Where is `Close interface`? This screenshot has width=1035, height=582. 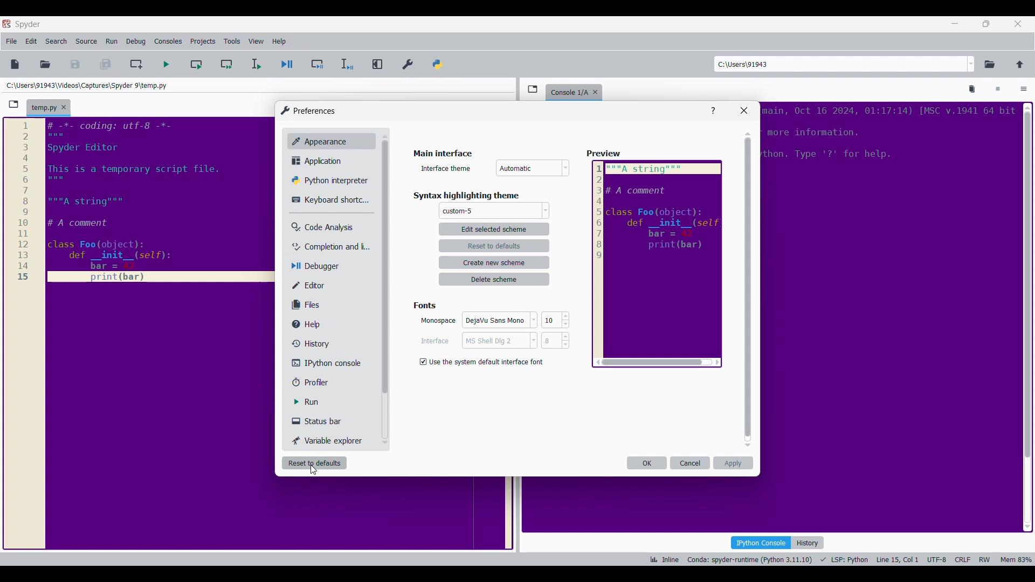 Close interface is located at coordinates (1018, 24).